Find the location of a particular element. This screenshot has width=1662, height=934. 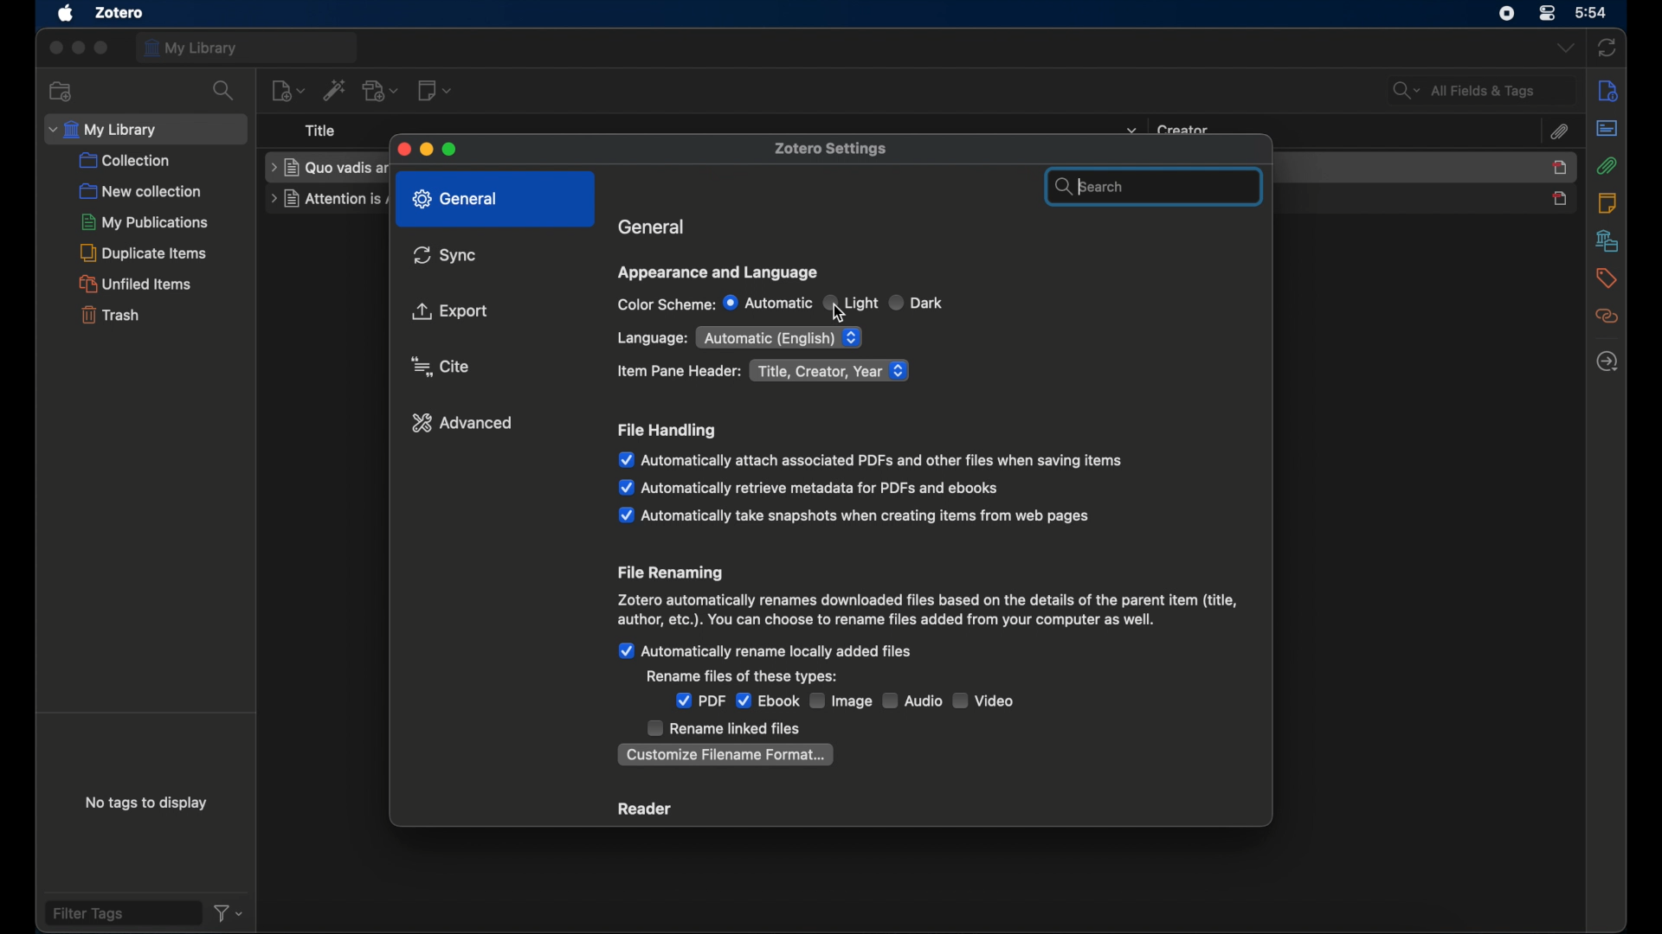

image is located at coordinates (841, 700).